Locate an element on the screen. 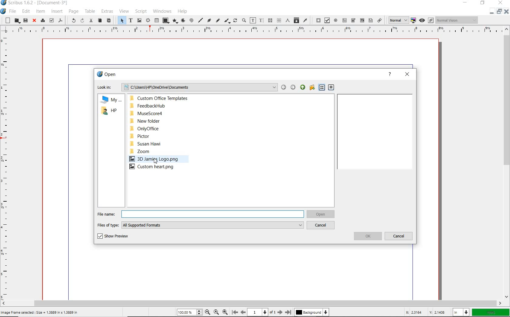  coordinates is located at coordinates (422, 313).